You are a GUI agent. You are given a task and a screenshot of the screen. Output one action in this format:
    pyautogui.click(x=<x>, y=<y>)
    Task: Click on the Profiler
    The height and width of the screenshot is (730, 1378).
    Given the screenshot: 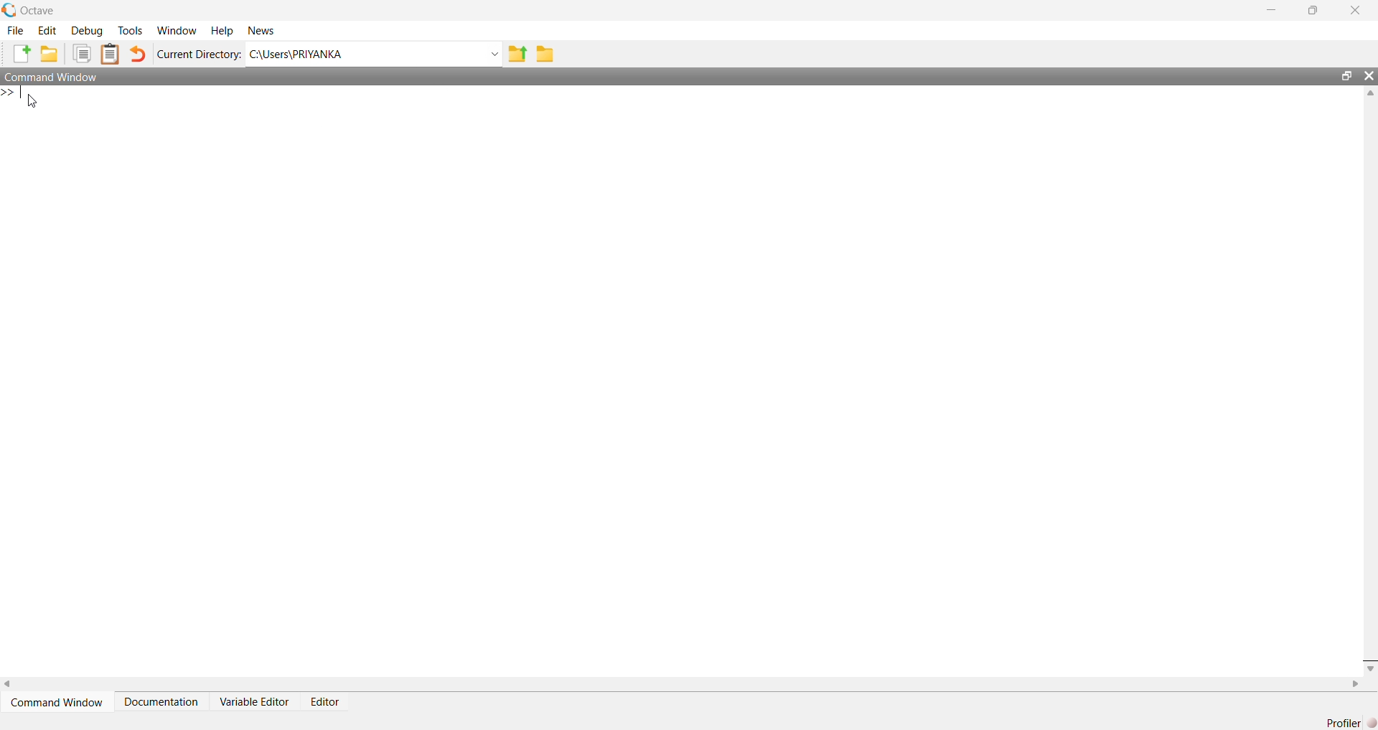 What is the action you would take?
    pyautogui.click(x=1350, y=721)
    